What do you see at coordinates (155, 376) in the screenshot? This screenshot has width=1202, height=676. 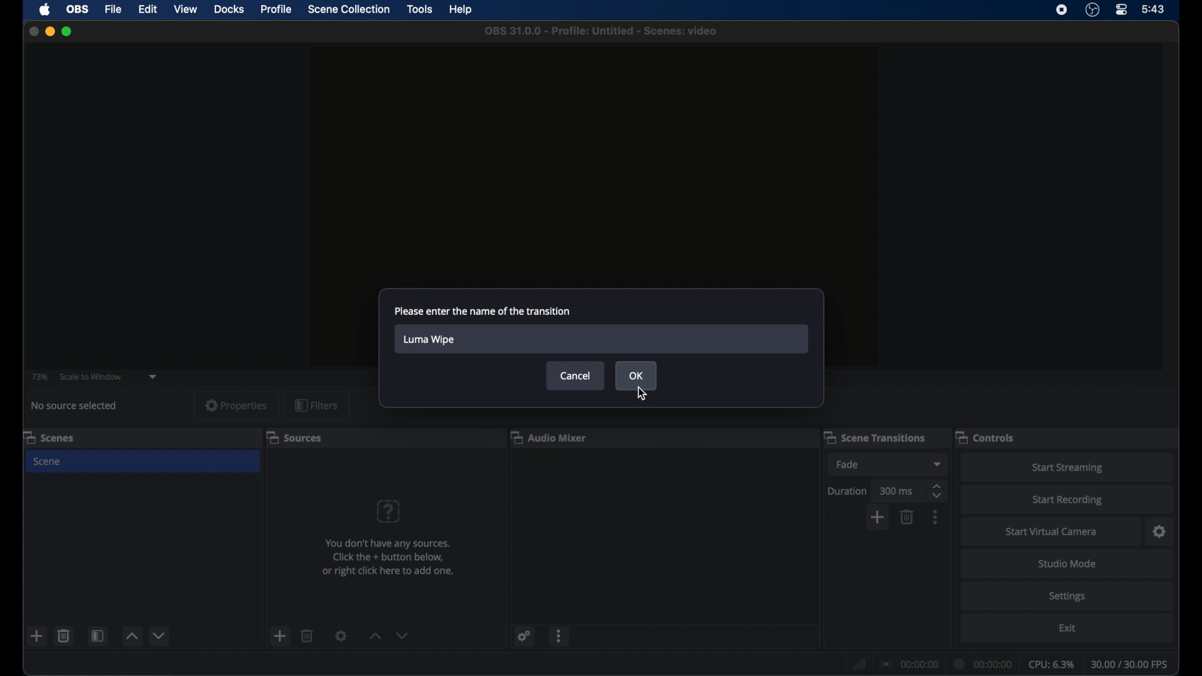 I see `dropdown` at bounding box center [155, 376].